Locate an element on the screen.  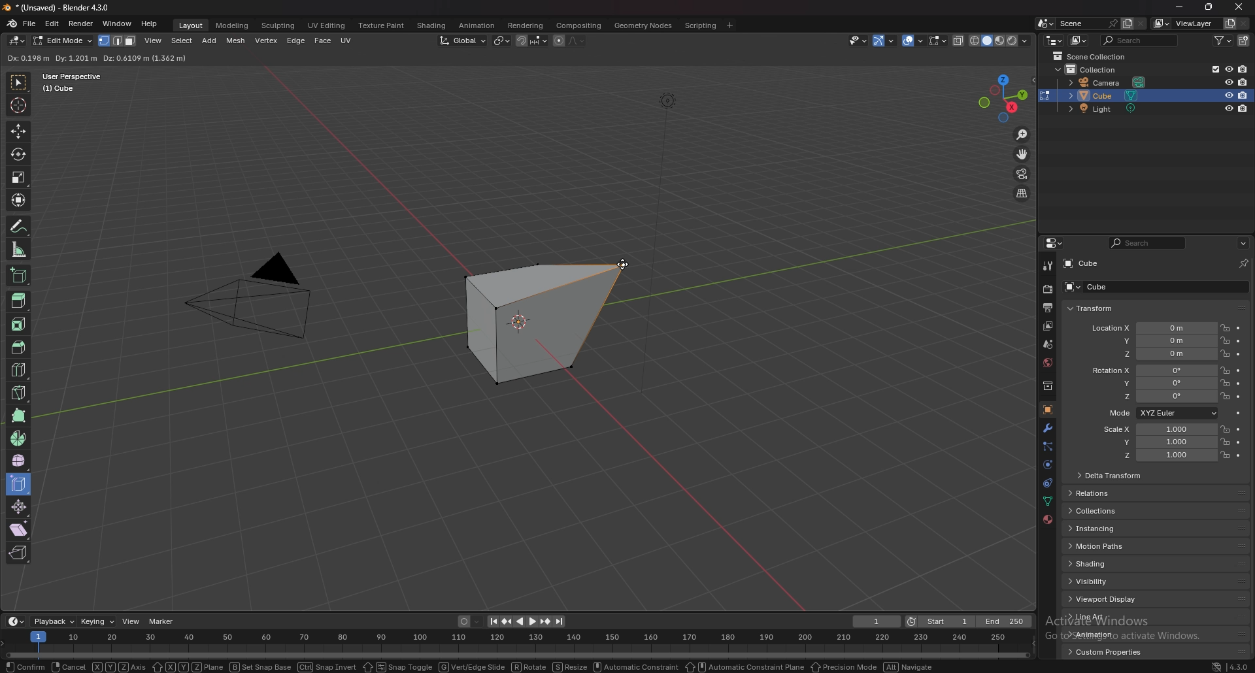
render is located at coordinates (1046, 289).